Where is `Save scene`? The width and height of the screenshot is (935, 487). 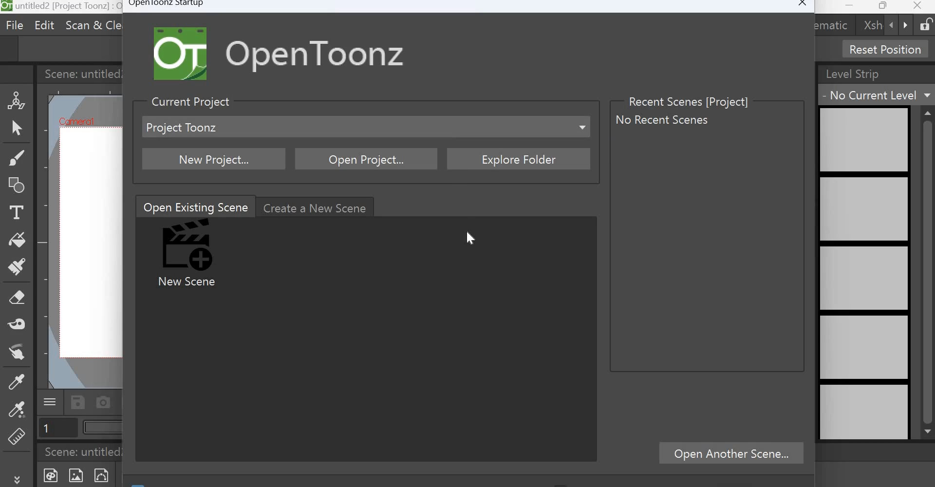 Save scene is located at coordinates (78, 402).